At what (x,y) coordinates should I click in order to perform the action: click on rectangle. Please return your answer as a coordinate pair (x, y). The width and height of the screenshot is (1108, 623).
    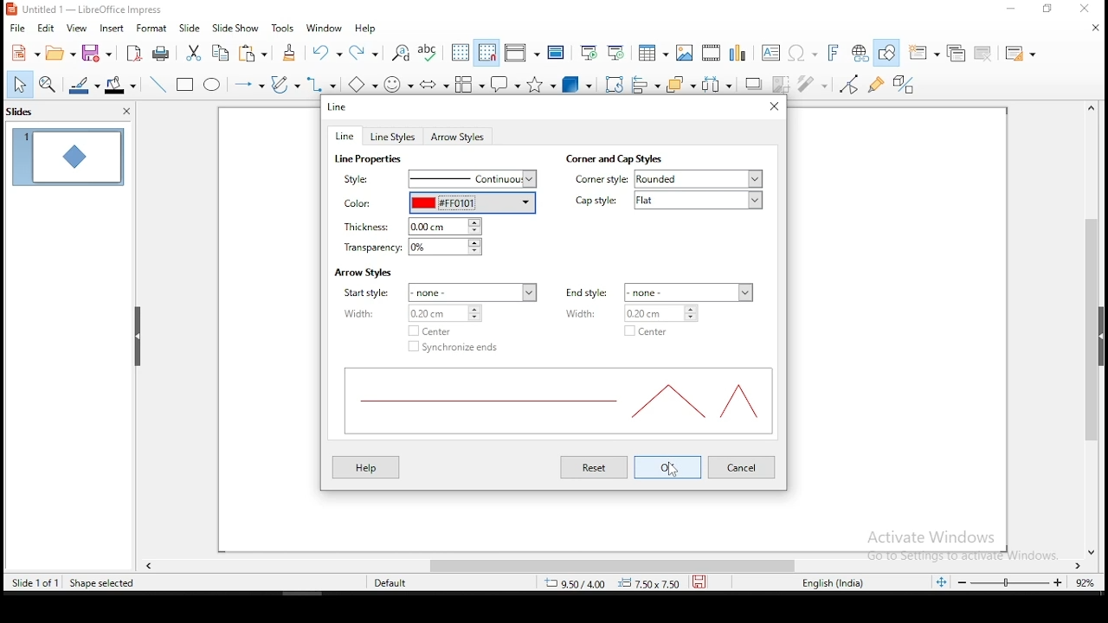
    Looking at the image, I should click on (185, 83).